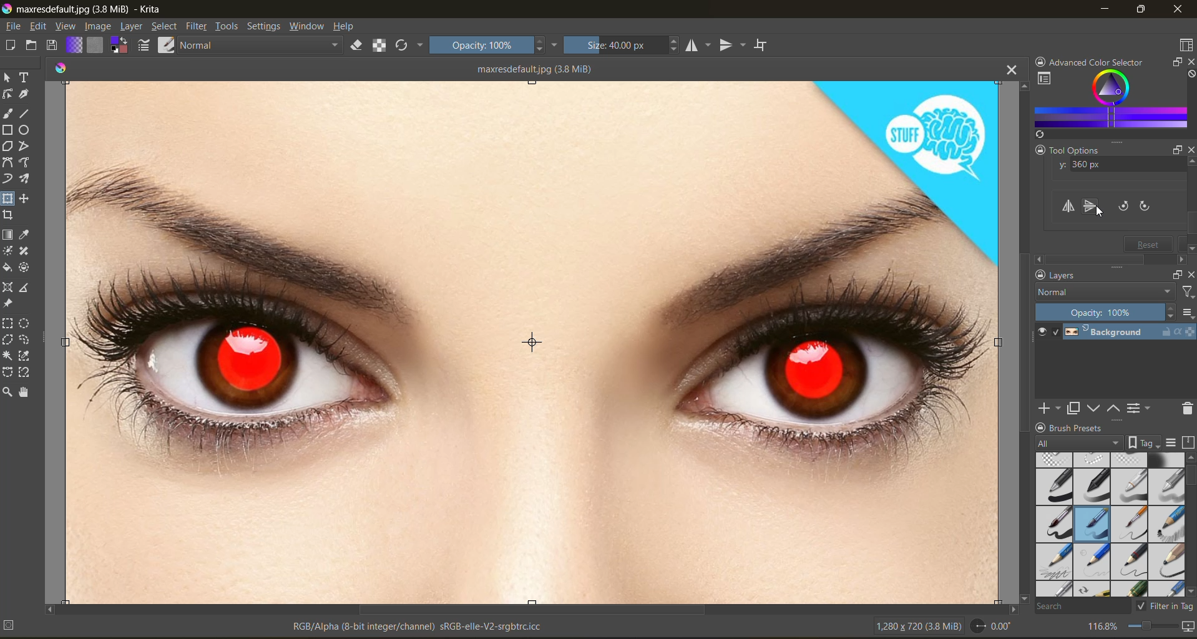 The width and height of the screenshot is (1197, 639). What do you see at coordinates (9, 288) in the screenshot?
I see `tool` at bounding box center [9, 288].